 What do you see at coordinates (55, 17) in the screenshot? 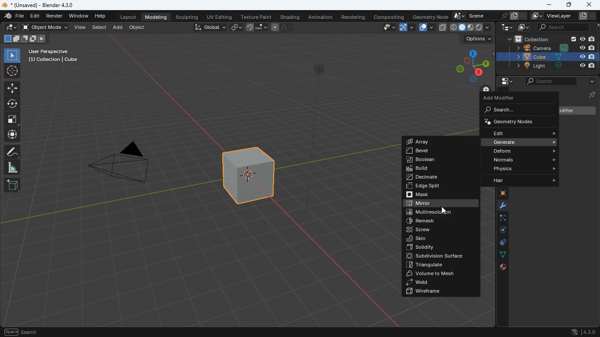
I see `render` at bounding box center [55, 17].